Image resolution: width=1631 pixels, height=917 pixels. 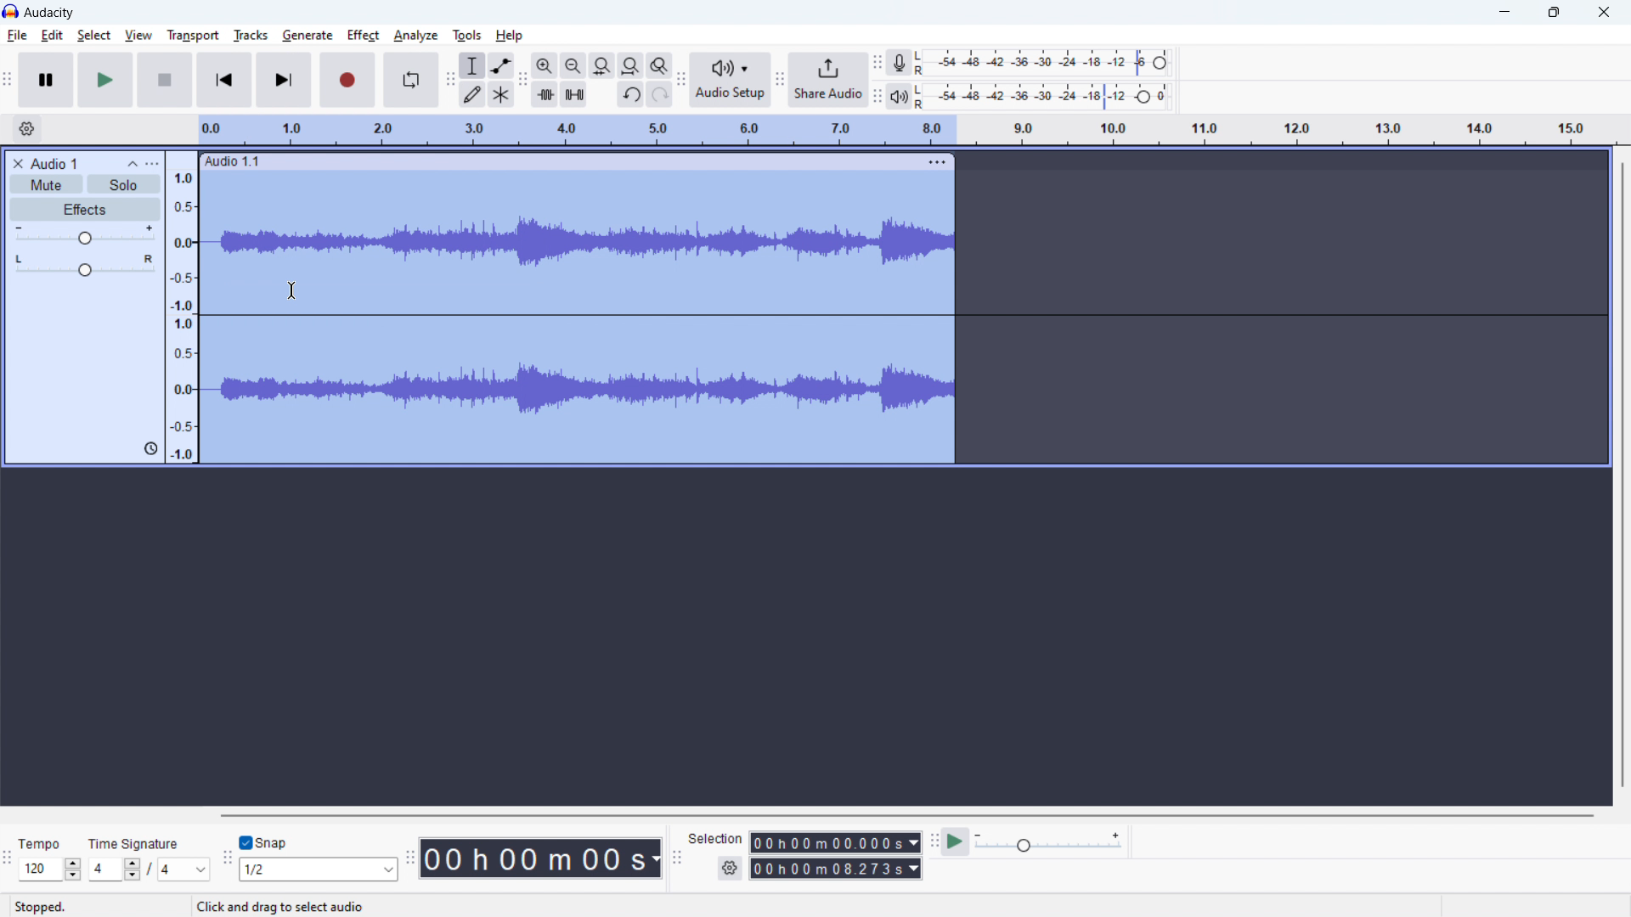 What do you see at coordinates (10, 11) in the screenshot?
I see `logo` at bounding box center [10, 11].